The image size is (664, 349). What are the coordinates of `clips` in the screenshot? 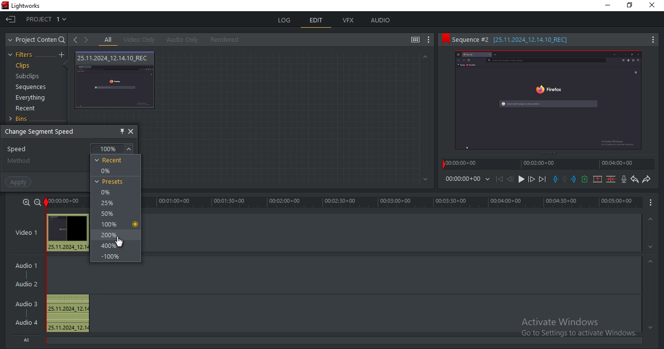 It's located at (24, 66).